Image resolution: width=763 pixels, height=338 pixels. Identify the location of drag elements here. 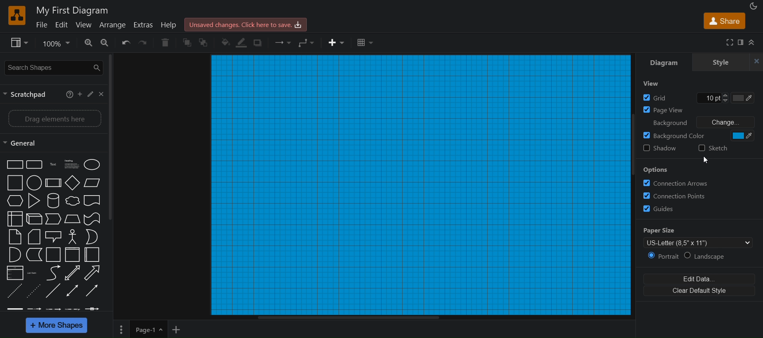
(54, 118).